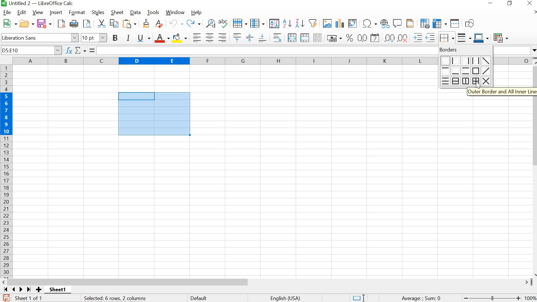 This screenshot has height=302, width=537. I want to click on merge cells, so click(304, 37).